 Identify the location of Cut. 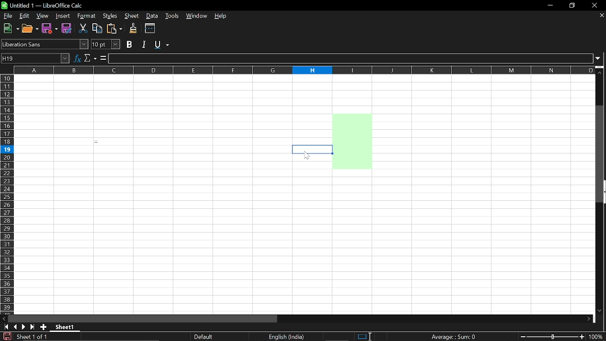
(83, 29).